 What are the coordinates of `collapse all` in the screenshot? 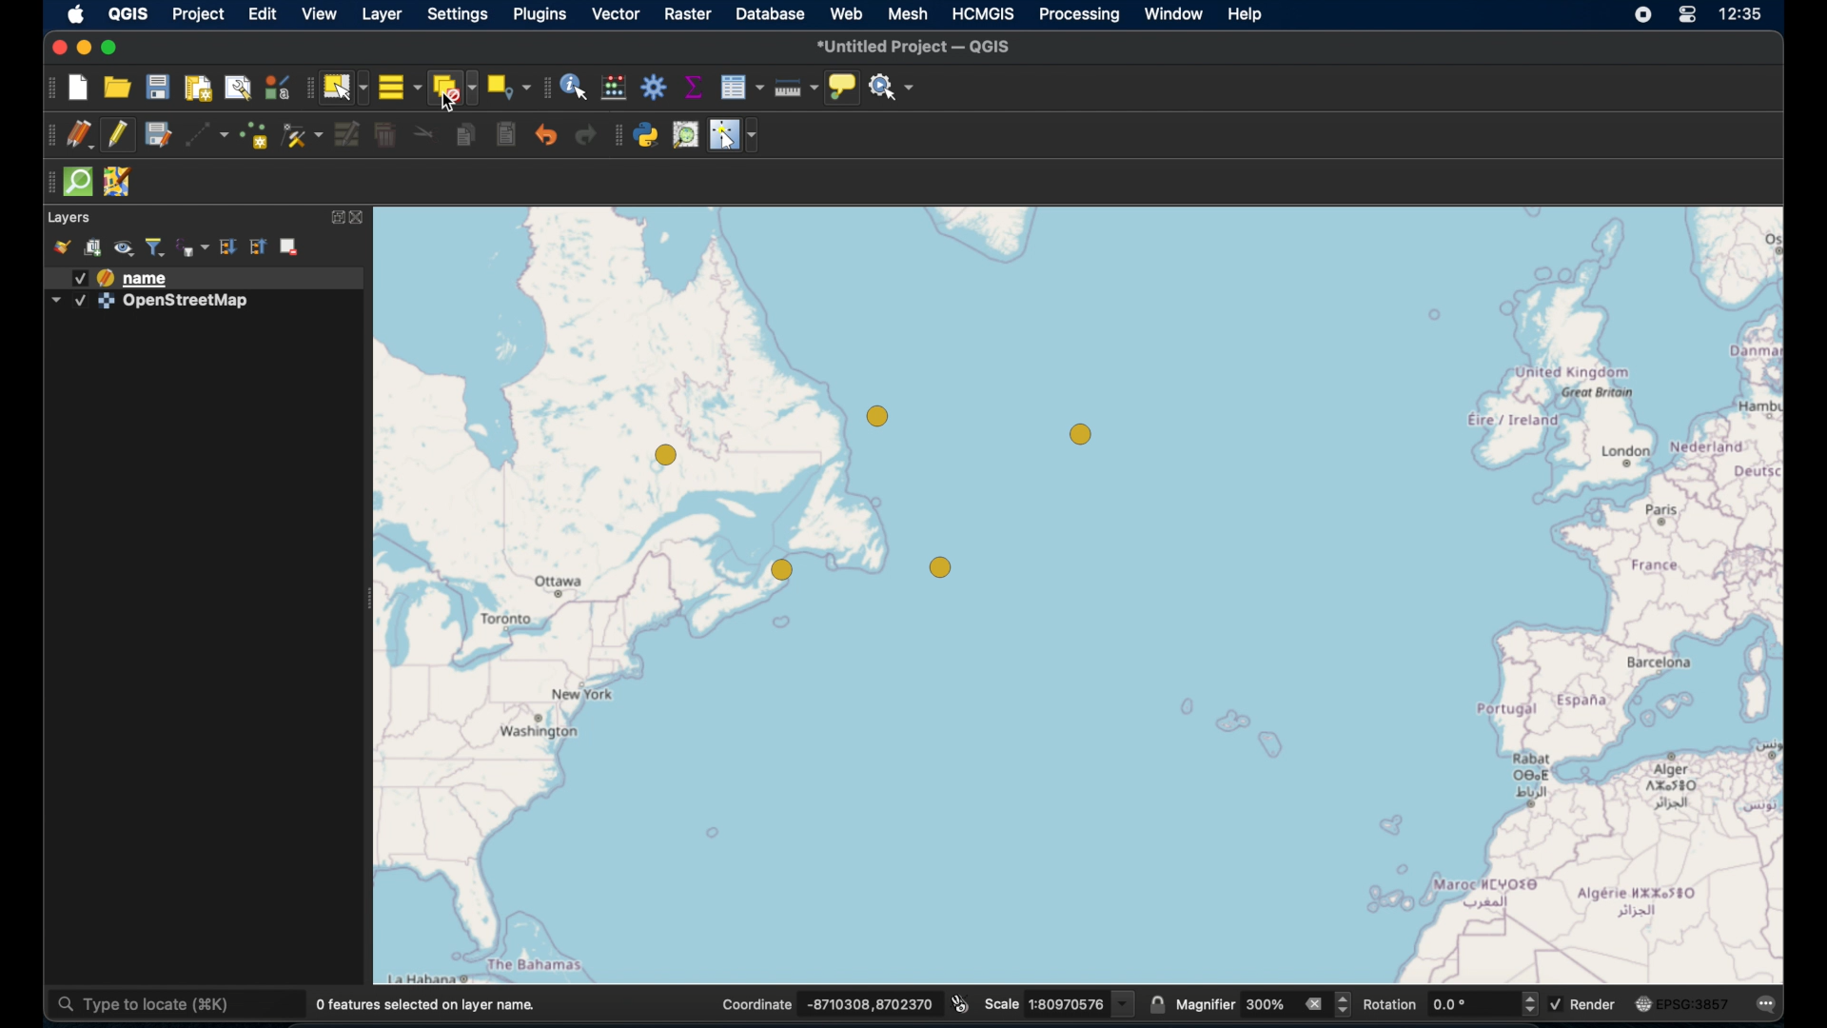 It's located at (228, 247).